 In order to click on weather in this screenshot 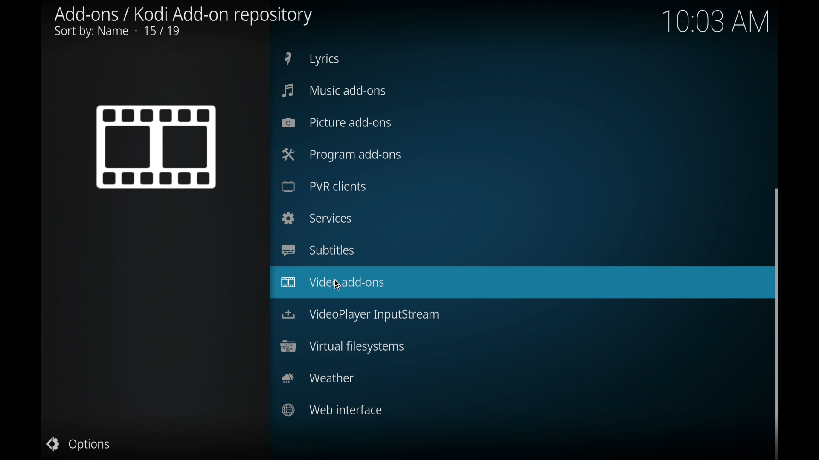, I will do `click(317, 378)`.